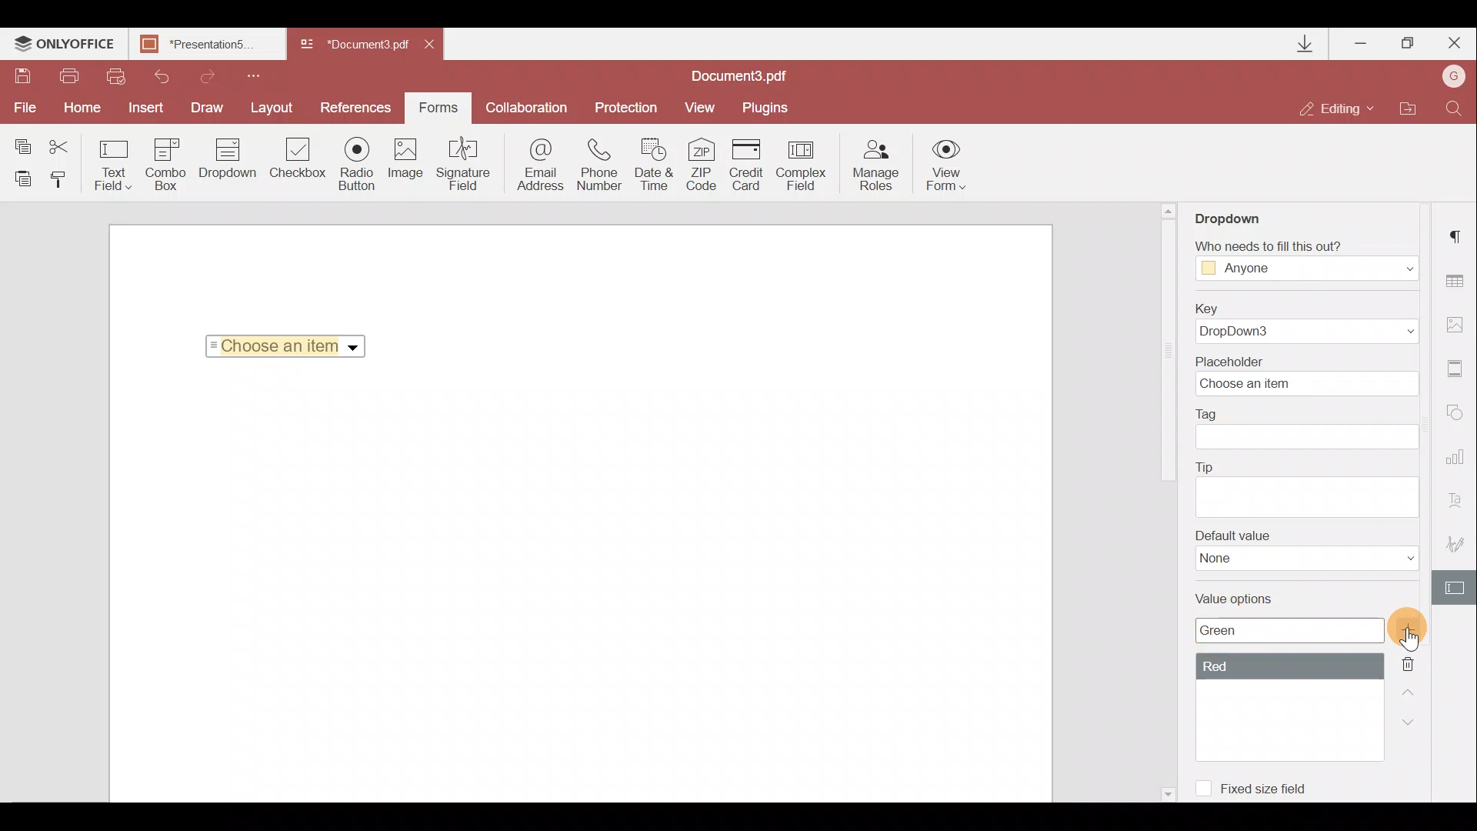 Image resolution: width=1477 pixels, height=831 pixels. What do you see at coordinates (298, 159) in the screenshot?
I see `Checkbox` at bounding box center [298, 159].